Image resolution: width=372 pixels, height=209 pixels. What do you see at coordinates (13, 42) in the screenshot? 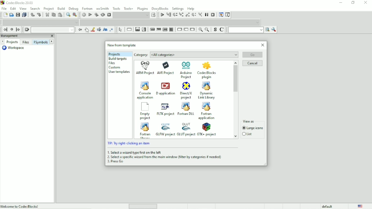
I see `Projects` at bounding box center [13, 42].